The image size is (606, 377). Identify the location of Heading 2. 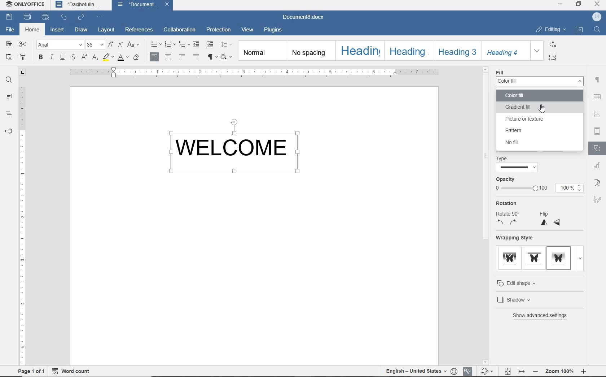
(409, 50).